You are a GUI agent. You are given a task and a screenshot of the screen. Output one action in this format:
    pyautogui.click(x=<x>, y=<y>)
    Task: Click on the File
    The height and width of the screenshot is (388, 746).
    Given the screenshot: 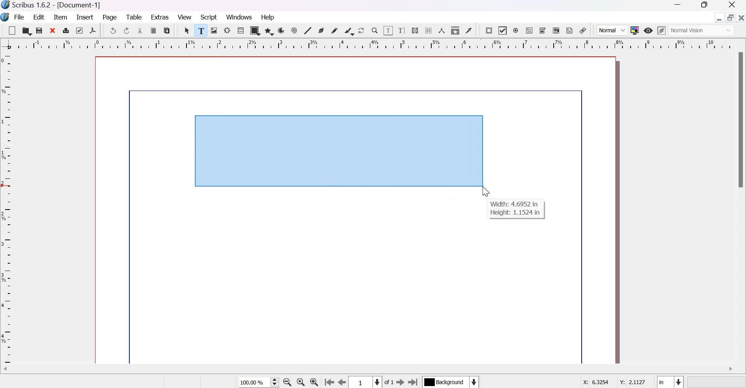 What is the action you would take?
    pyautogui.click(x=18, y=17)
    